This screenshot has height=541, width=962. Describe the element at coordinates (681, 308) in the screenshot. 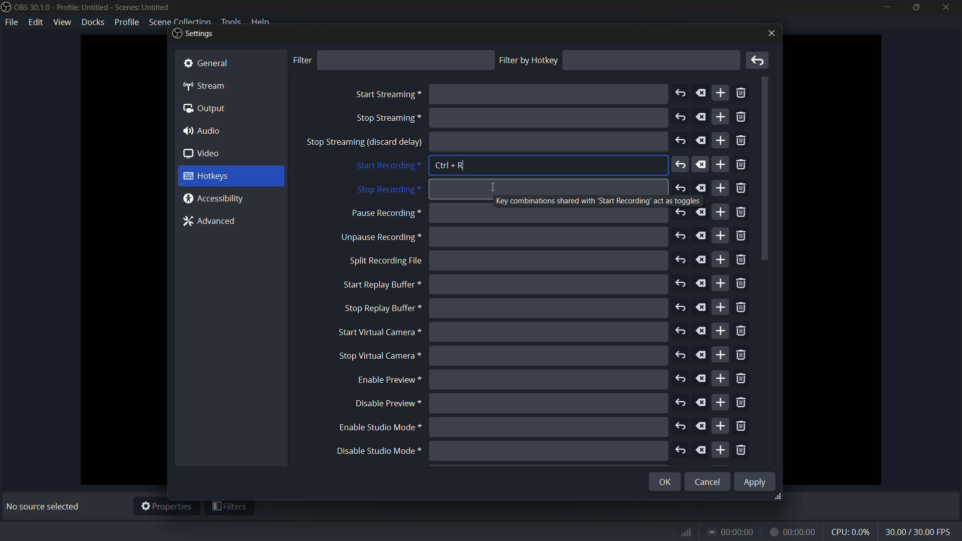

I see `undo` at that location.